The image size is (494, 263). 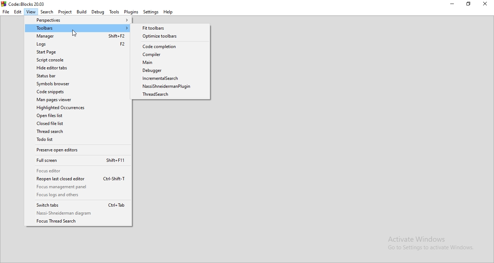 What do you see at coordinates (79, 213) in the screenshot?
I see `Nas-Shneiderman diagram` at bounding box center [79, 213].